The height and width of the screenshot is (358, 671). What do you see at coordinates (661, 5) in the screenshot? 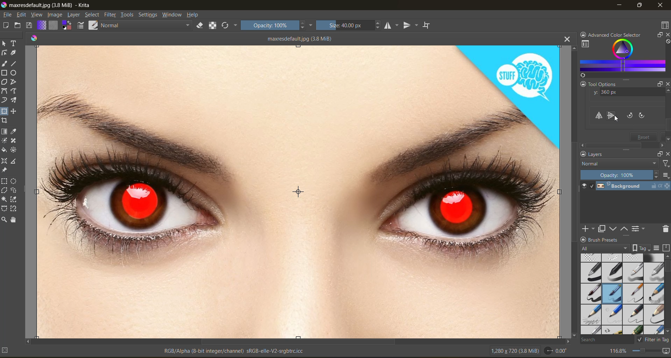
I see `close` at bounding box center [661, 5].